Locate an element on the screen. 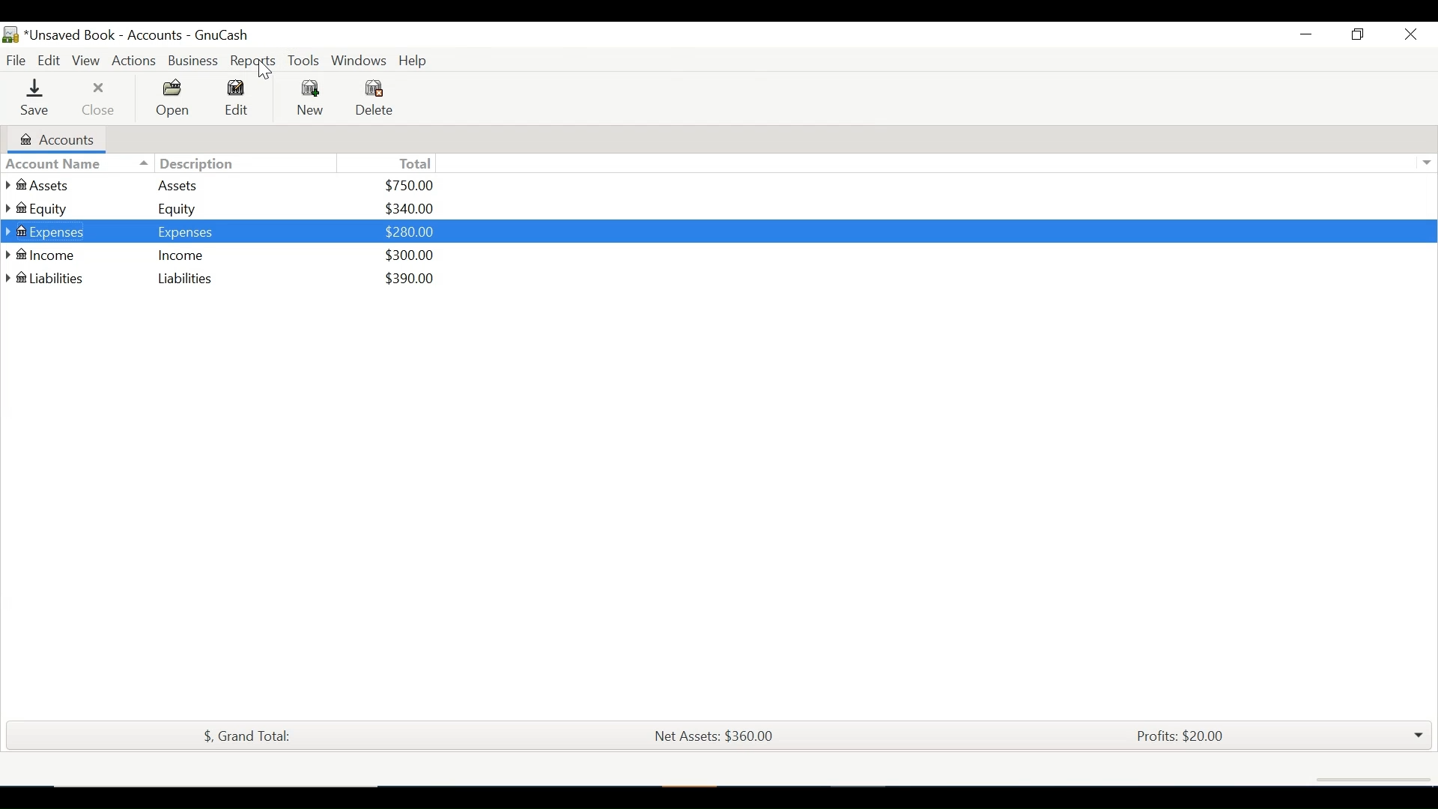 This screenshot has height=809, width=1438. New is located at coordinates (312, 97).